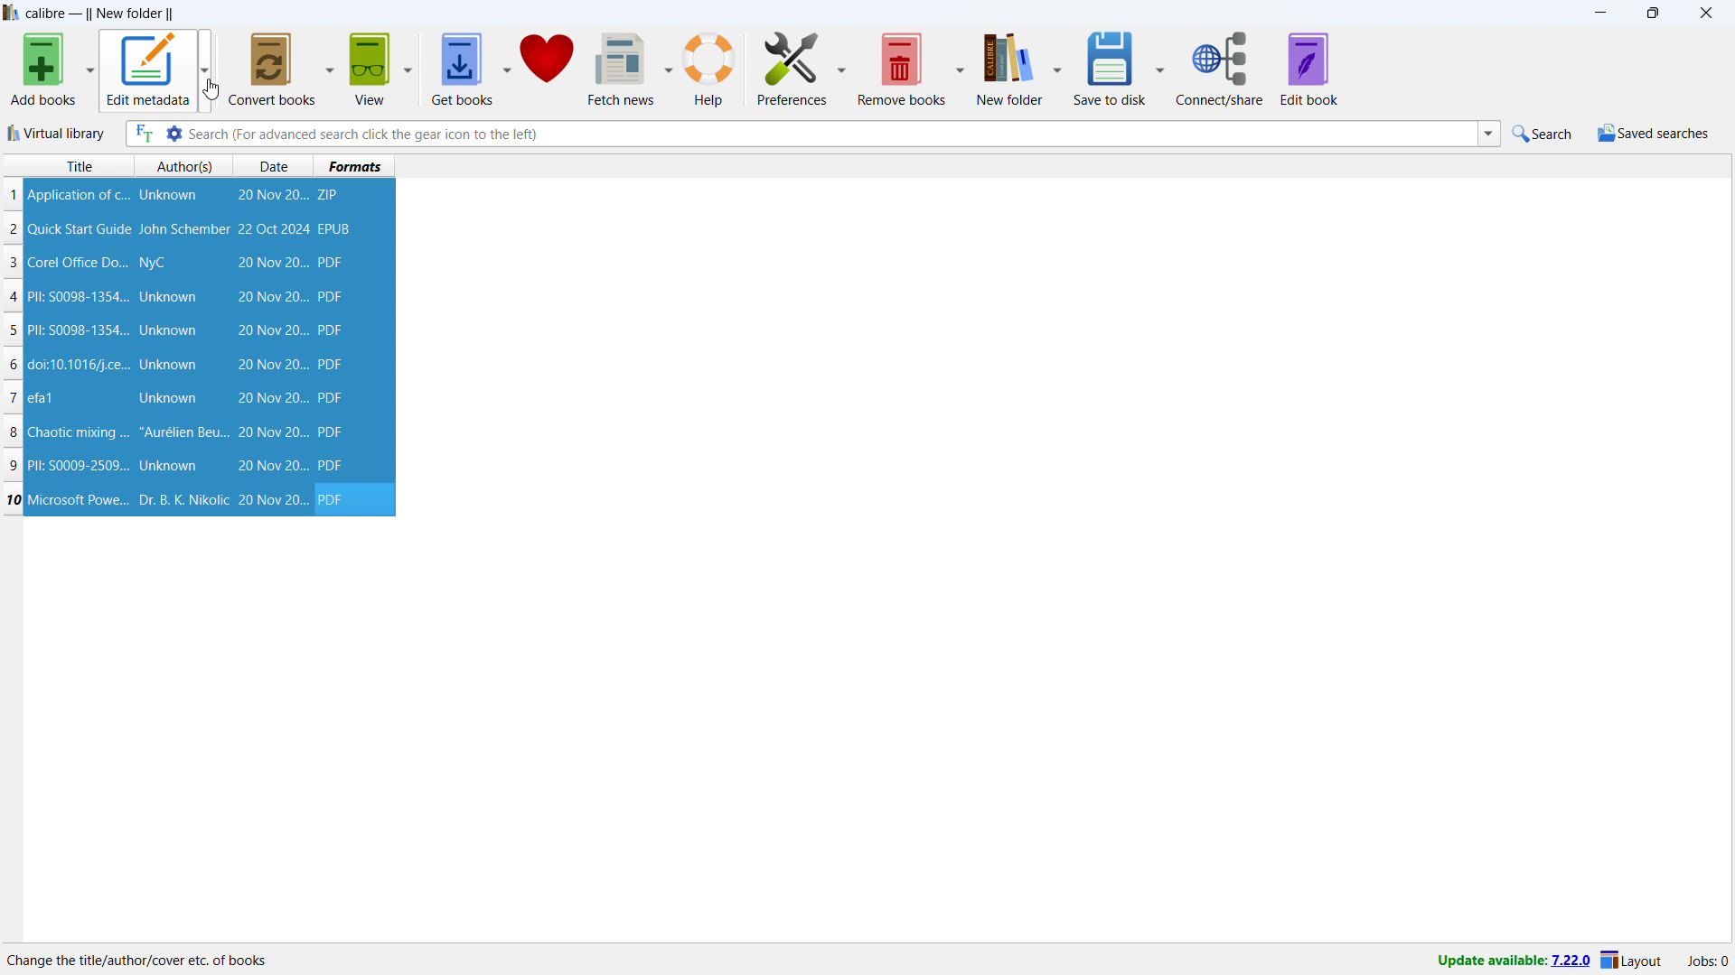 The image size is (1735, 975). What do you see at coordinates (333, 365) in the screenshot?
I see `PDF` at bounding box center [333, 365].